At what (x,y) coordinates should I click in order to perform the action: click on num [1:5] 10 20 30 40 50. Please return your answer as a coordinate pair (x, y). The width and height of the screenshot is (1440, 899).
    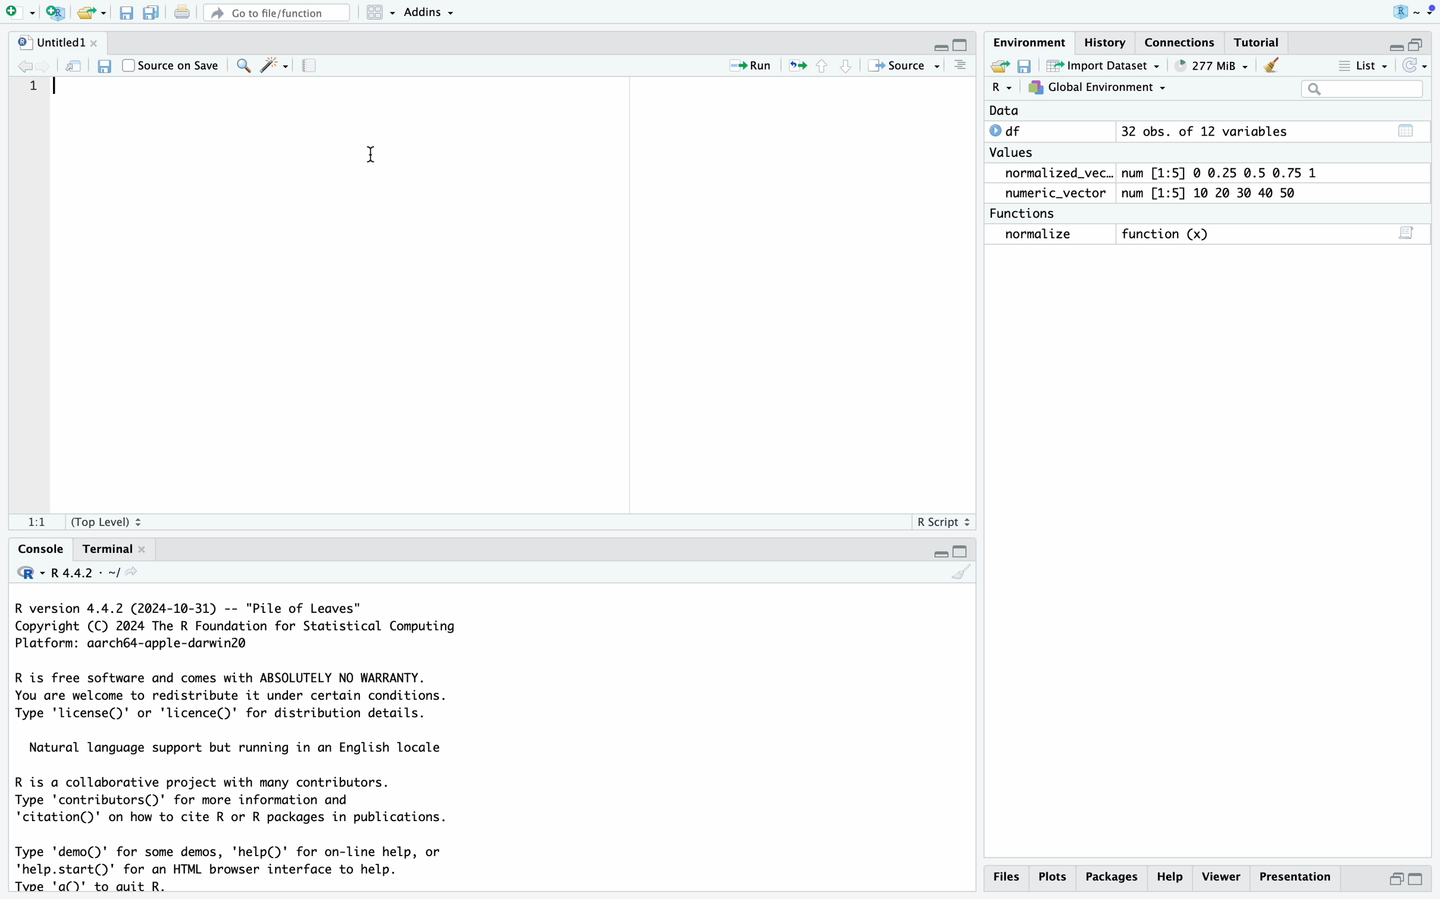
    Looking at the image, I should click on (1220, 193).